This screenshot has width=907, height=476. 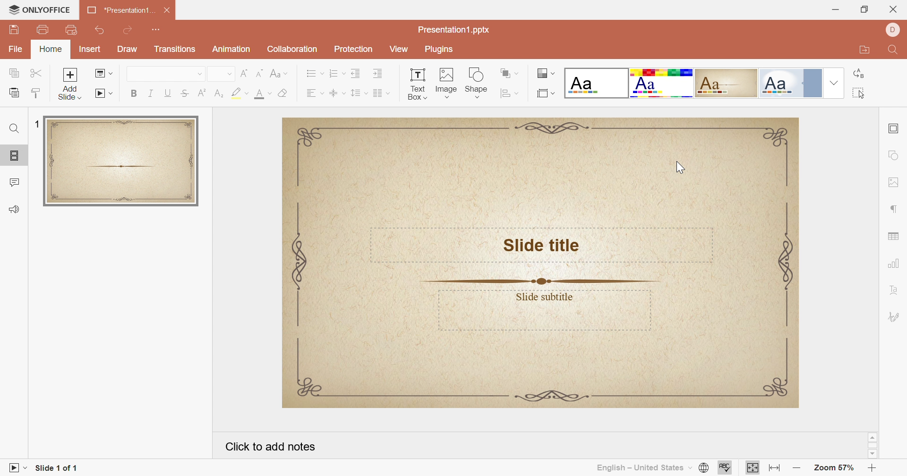 I want to click on Drop Down, so click(x=345, y=93).